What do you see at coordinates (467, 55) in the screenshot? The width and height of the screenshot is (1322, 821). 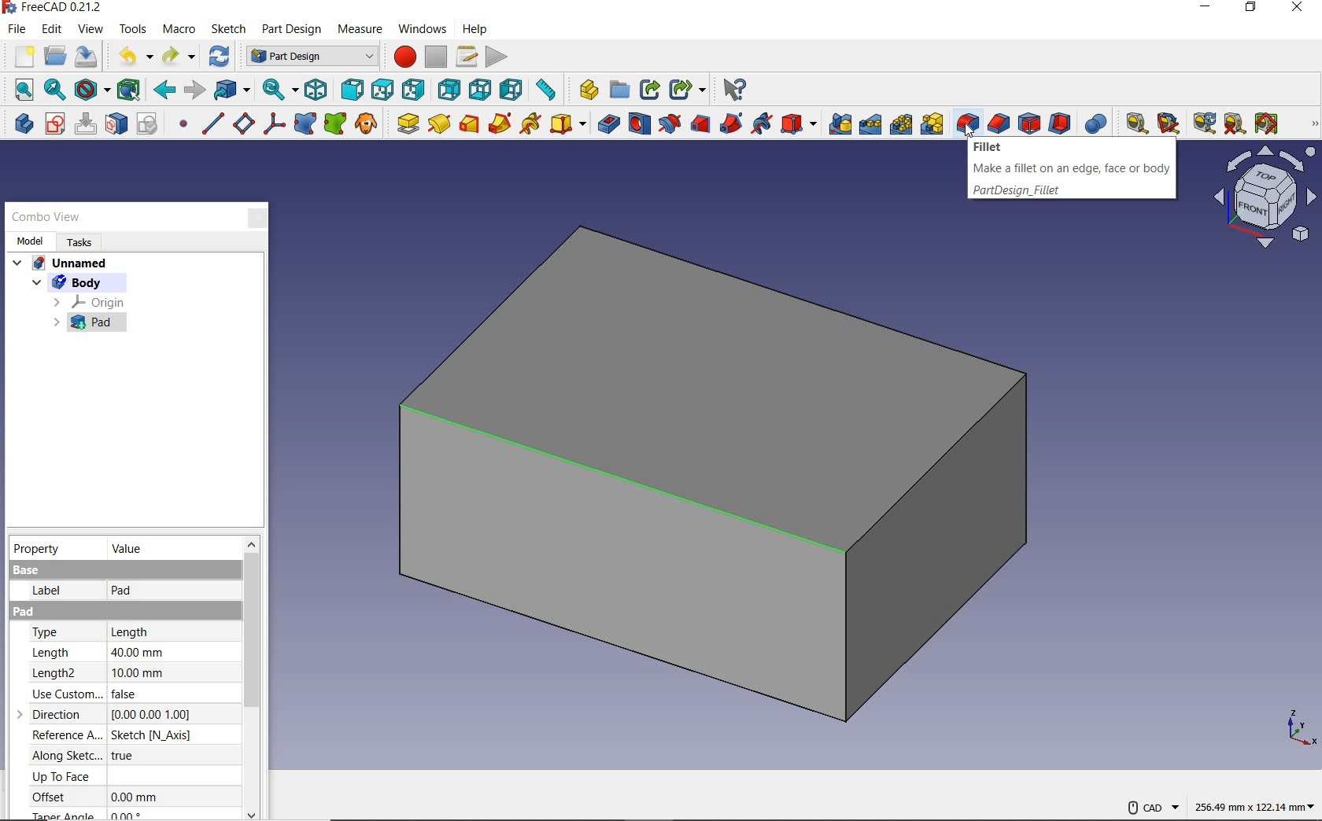 I see `macros` at bounding box center [467, 55].